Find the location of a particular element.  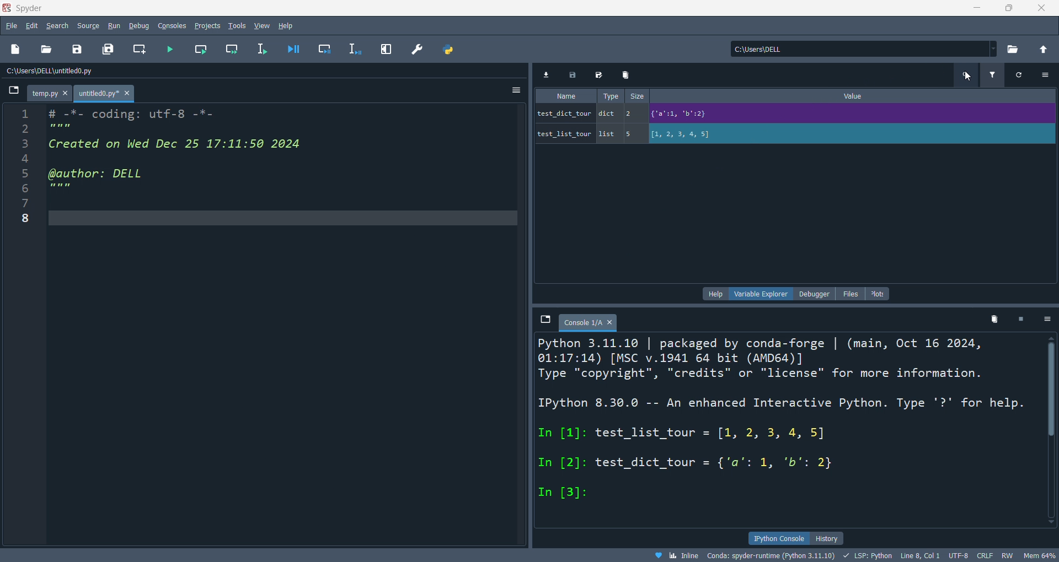

ipython console is located at coordinates (779, 537).